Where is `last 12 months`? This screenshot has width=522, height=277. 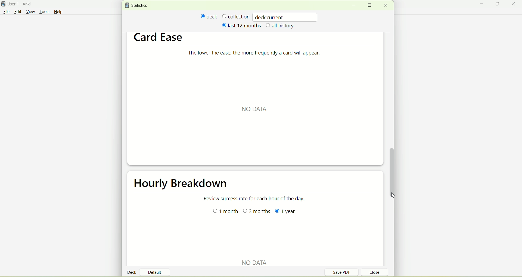 last 12 months is located at coordinates (241, 25).